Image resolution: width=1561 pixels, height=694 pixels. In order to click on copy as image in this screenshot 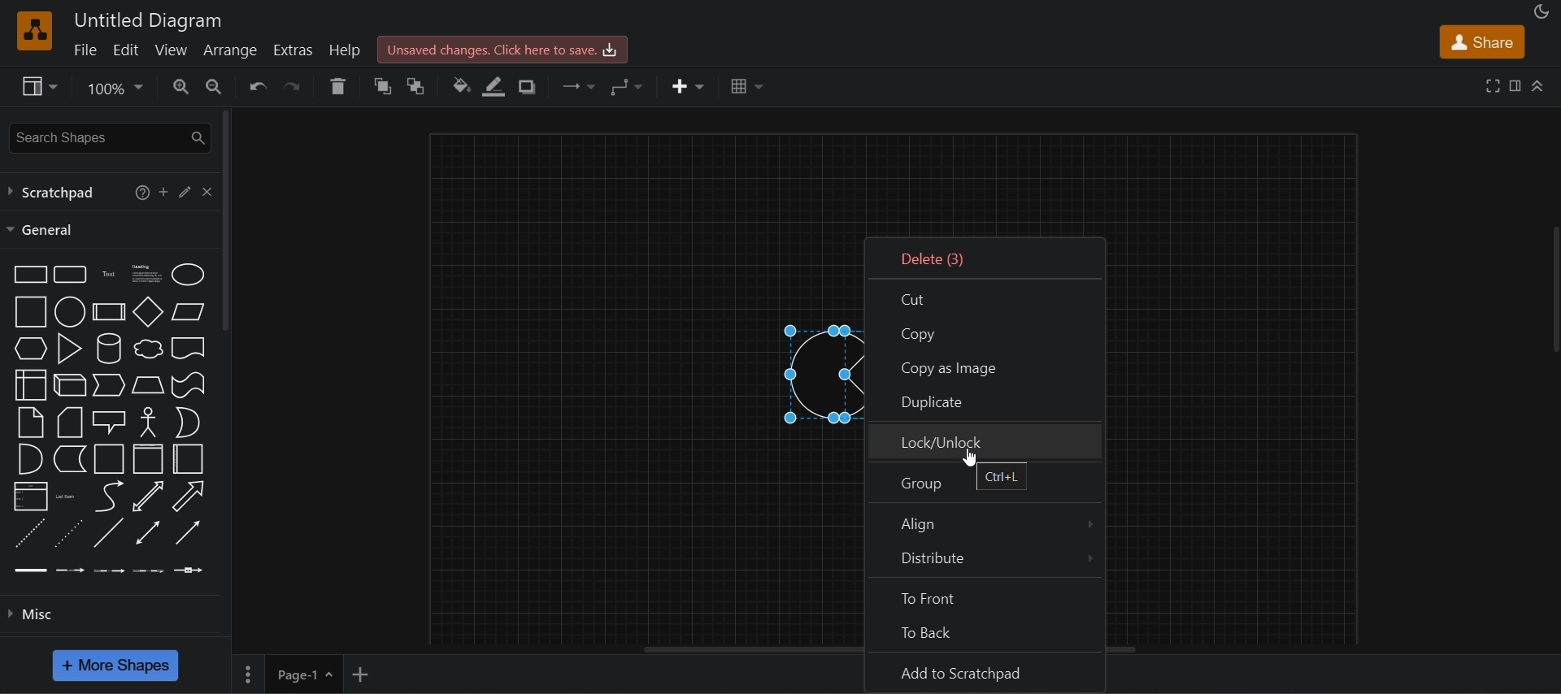, I will do `click(986, 365)`.